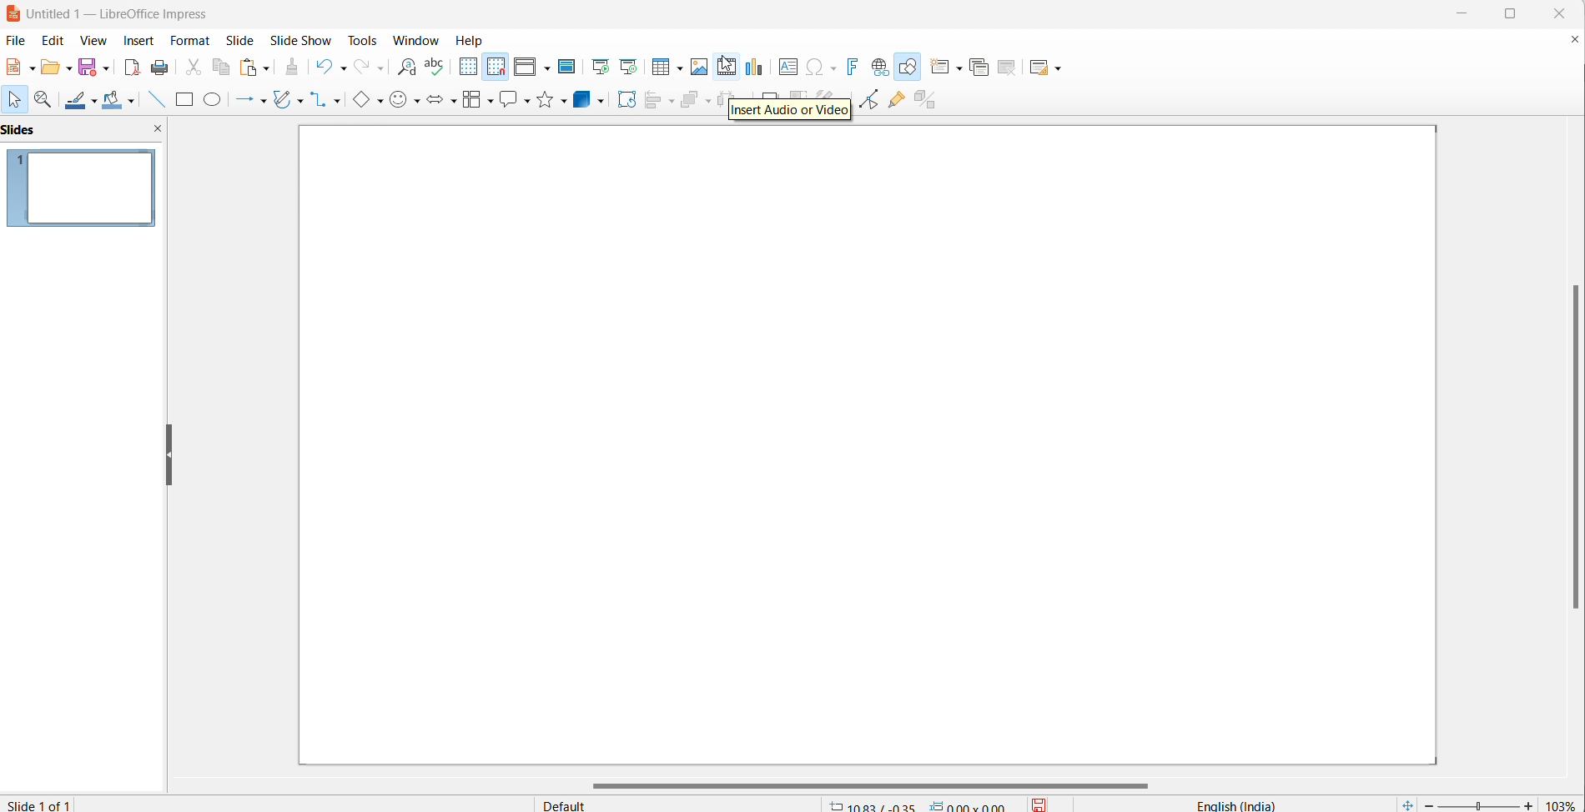 This screenshot has width=1585, height=812. I want to click on show gluepoint function, so click(899, 102).